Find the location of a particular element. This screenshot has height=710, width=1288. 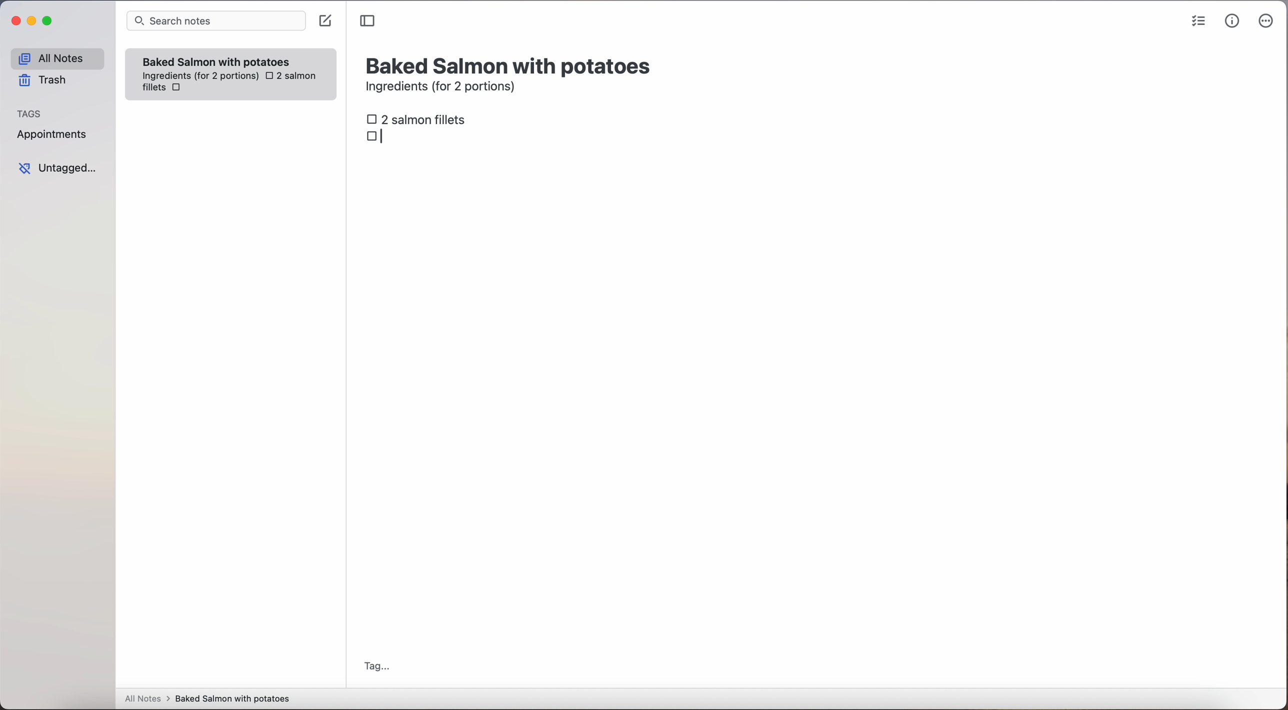

maximize is located at coordinates (49, 20).